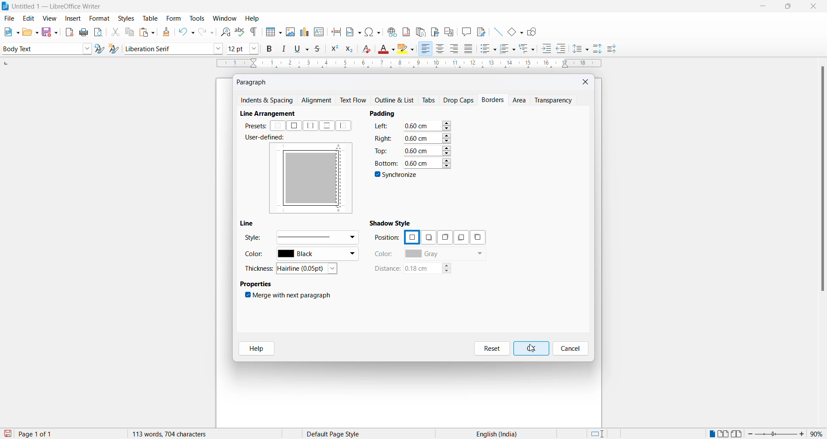 This screenshot has height=439, width=827. What do you see at coordinates (334, 50) in the screenshot?
I see `superscript` at bounding box center [334, 50].